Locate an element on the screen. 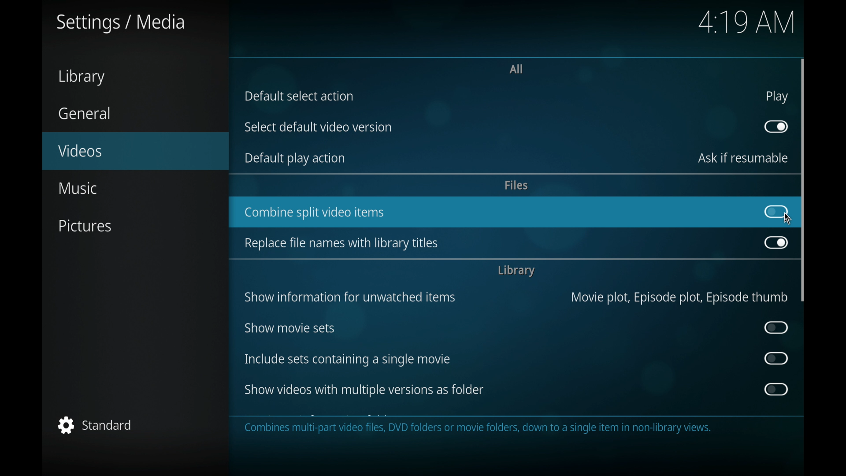 Image resolution: width=846 pixels, height=476 pixels. toggle button is located at coordinates (777, 358).